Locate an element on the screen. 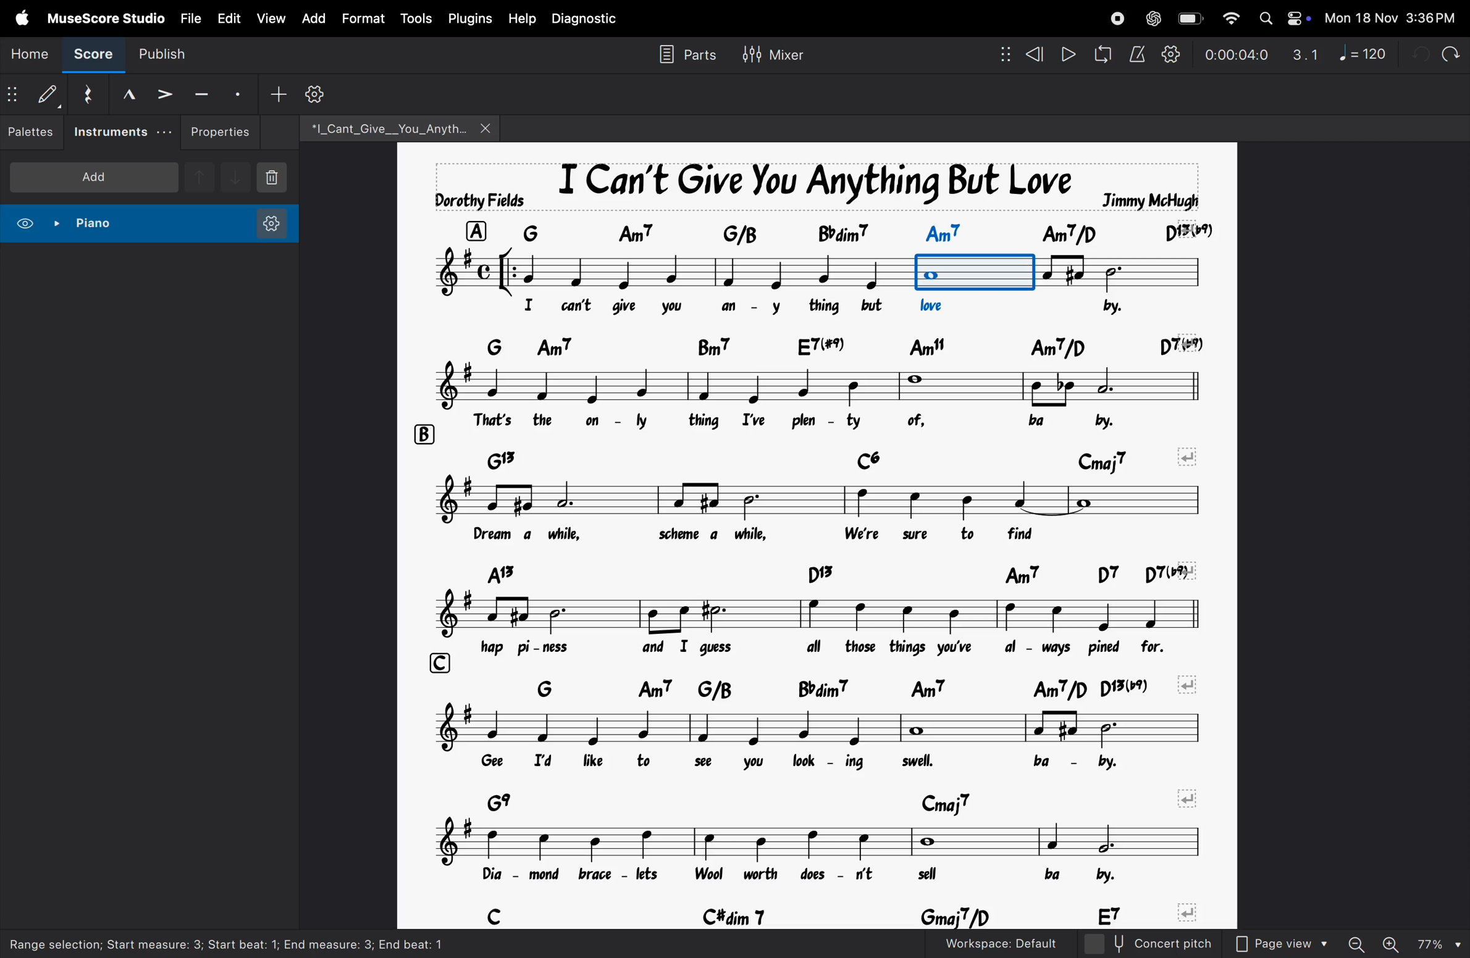 The image size is (1470, 958). plugins is located at coordinates (468, 18).